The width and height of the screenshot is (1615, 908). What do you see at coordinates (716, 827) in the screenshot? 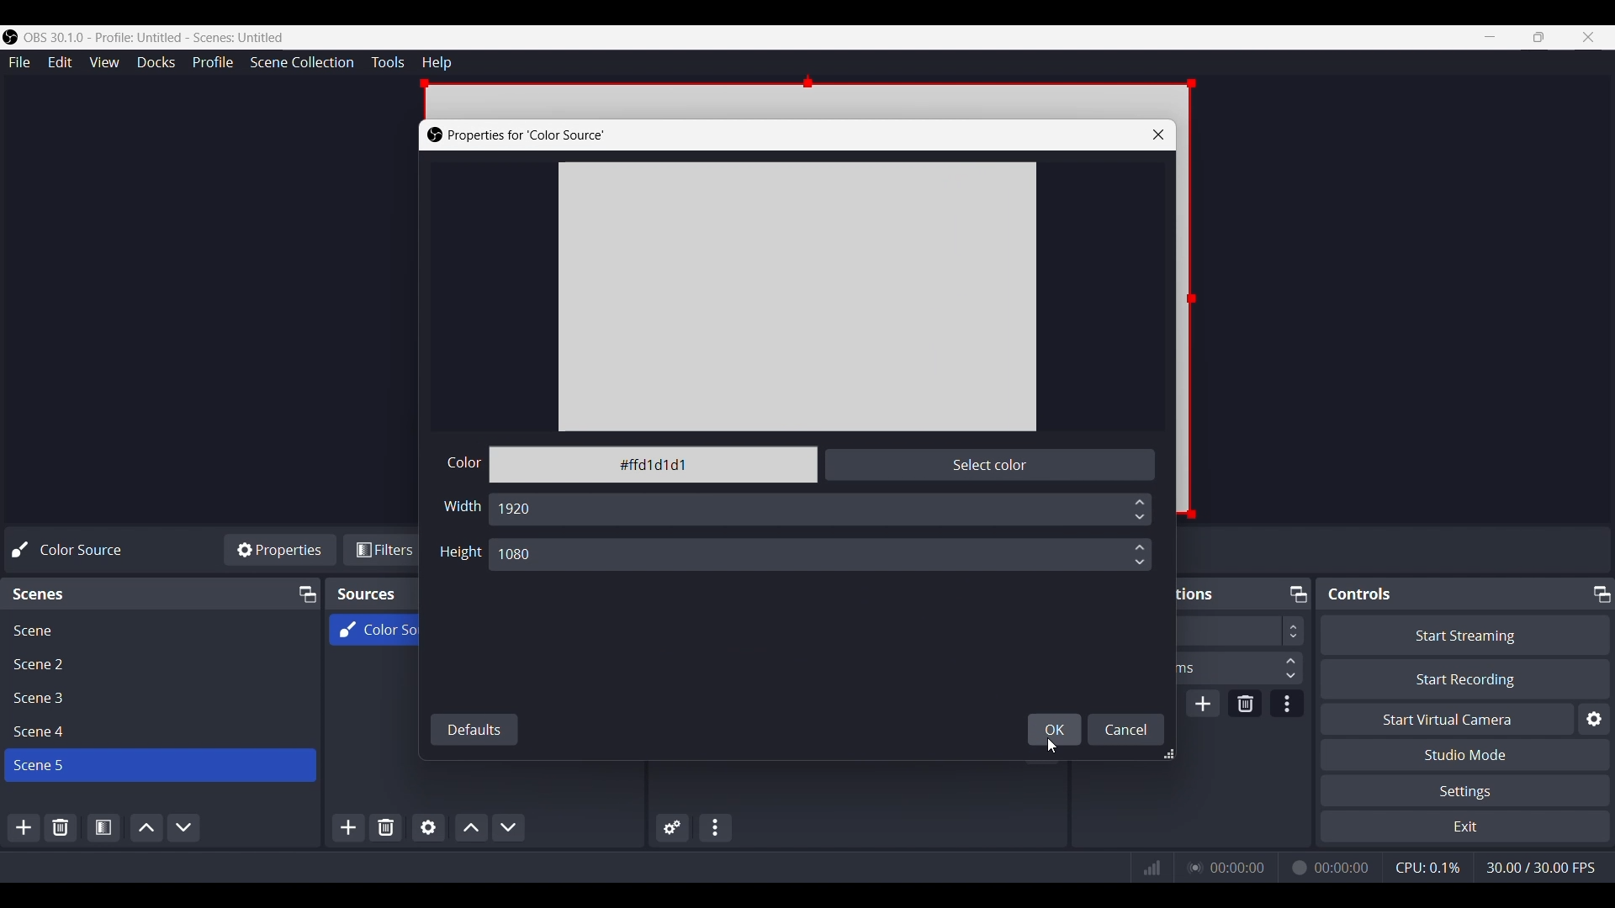
I see `Audio Mixer Menu` at bounding box center [716, 827].